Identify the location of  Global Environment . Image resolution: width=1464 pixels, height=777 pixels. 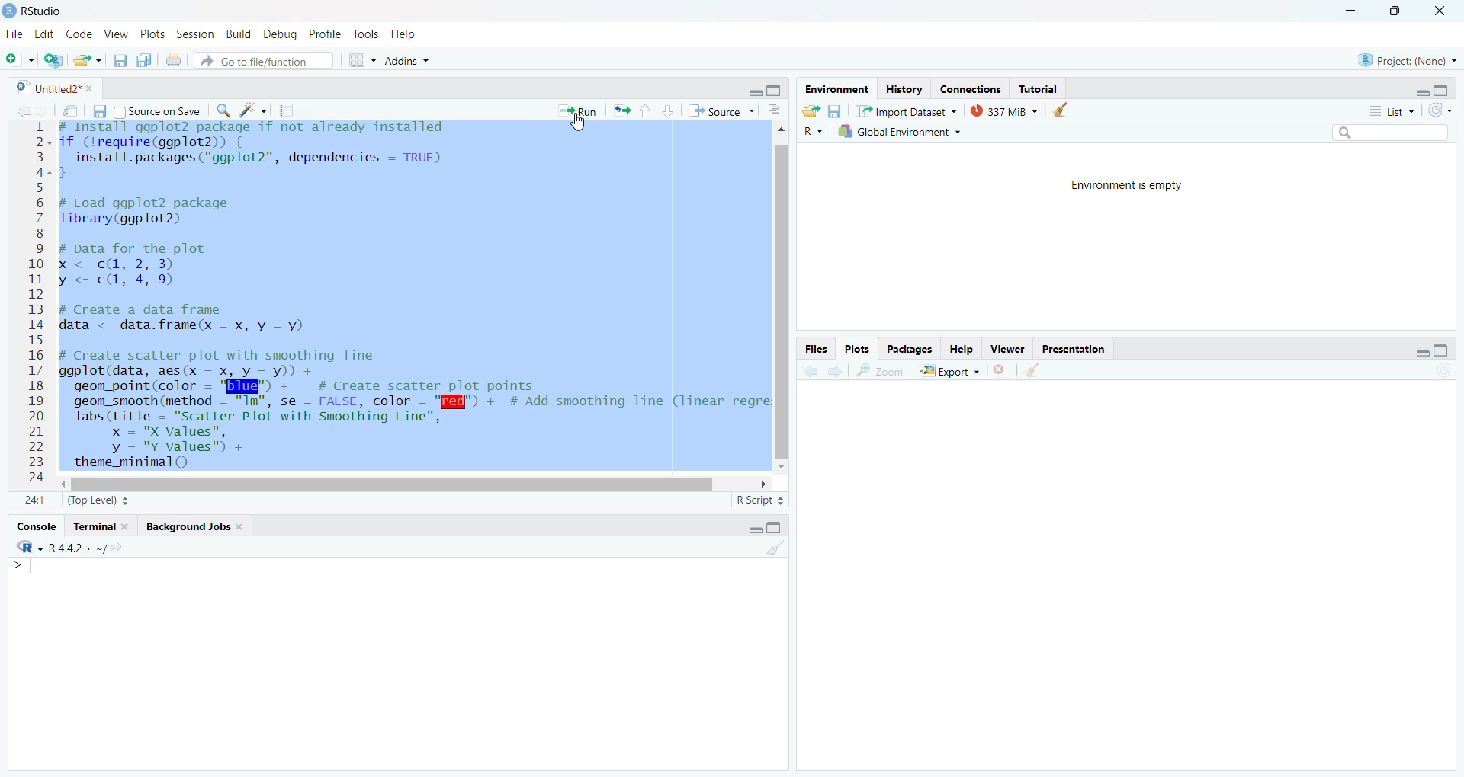
(900, 132).